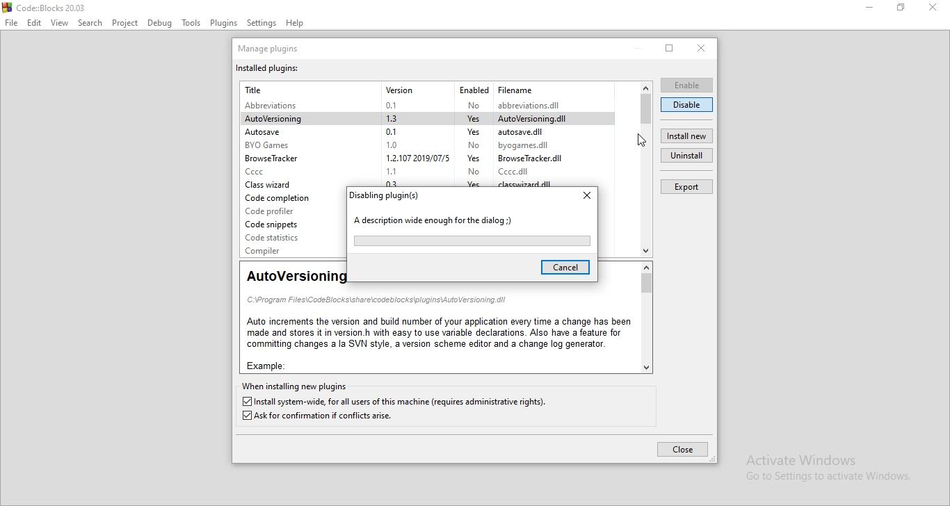 This screenshot has height=506, width=950. I want to click on Search, so click(89, 24).